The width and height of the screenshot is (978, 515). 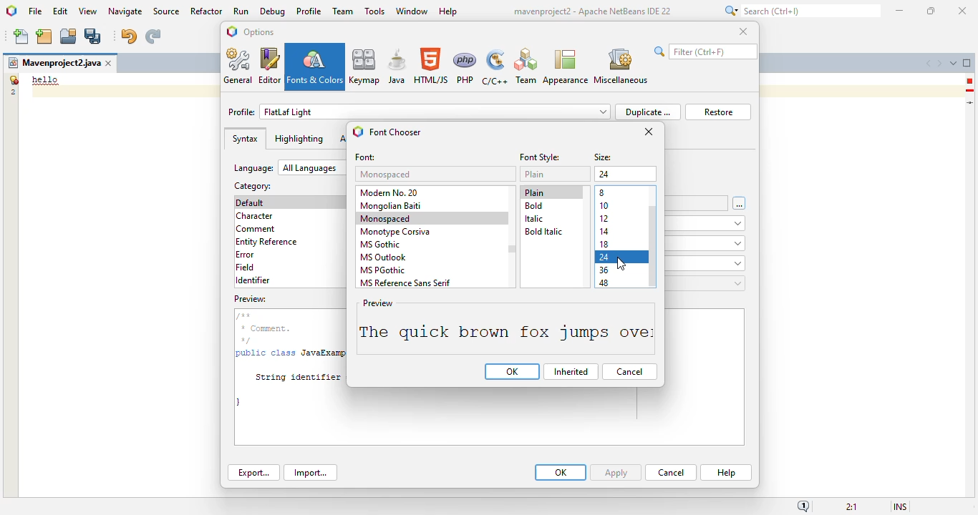 I want to click on error, so click(x=245, y=255).